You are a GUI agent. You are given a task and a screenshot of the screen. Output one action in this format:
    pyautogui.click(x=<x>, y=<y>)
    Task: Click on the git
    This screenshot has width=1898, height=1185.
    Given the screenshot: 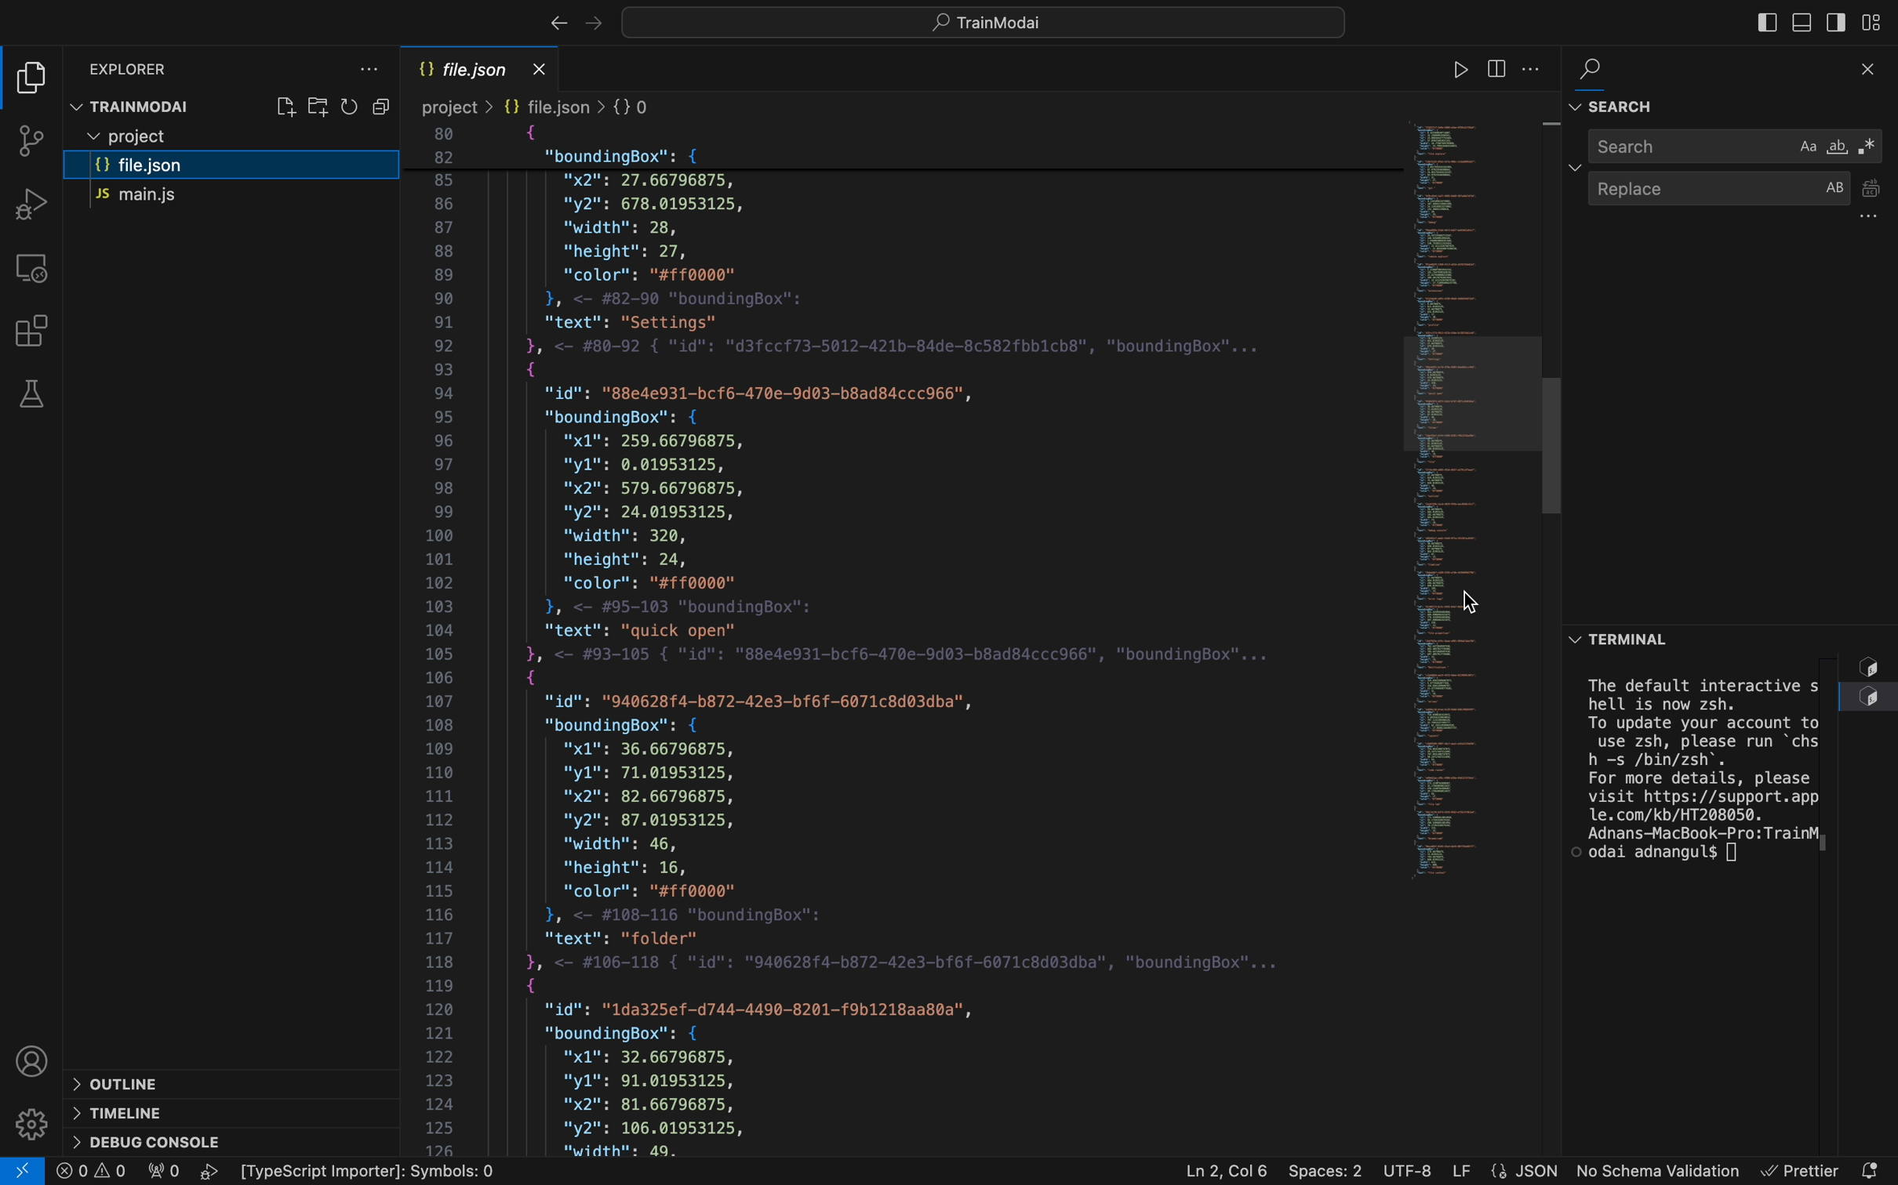 What is the action you would take?
    pyautogui.click(x=25, y=143)
    